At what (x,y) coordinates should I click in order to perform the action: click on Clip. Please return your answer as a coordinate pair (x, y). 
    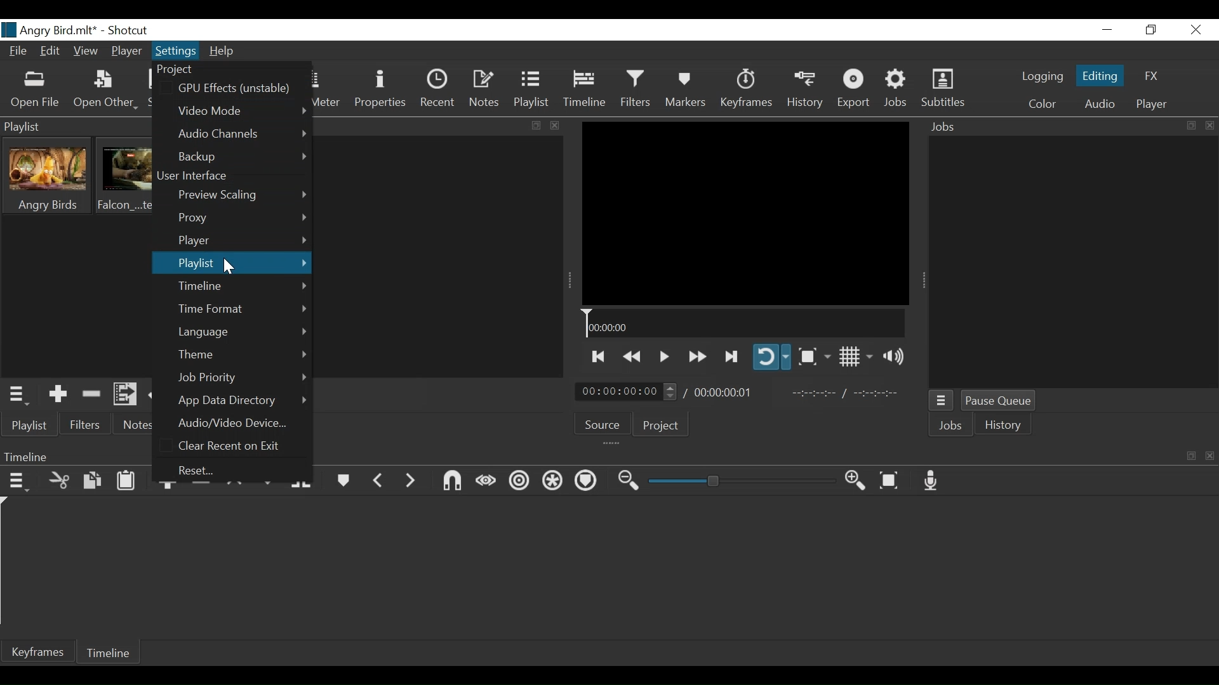
    Looking at the image, I should click on (48, 176).